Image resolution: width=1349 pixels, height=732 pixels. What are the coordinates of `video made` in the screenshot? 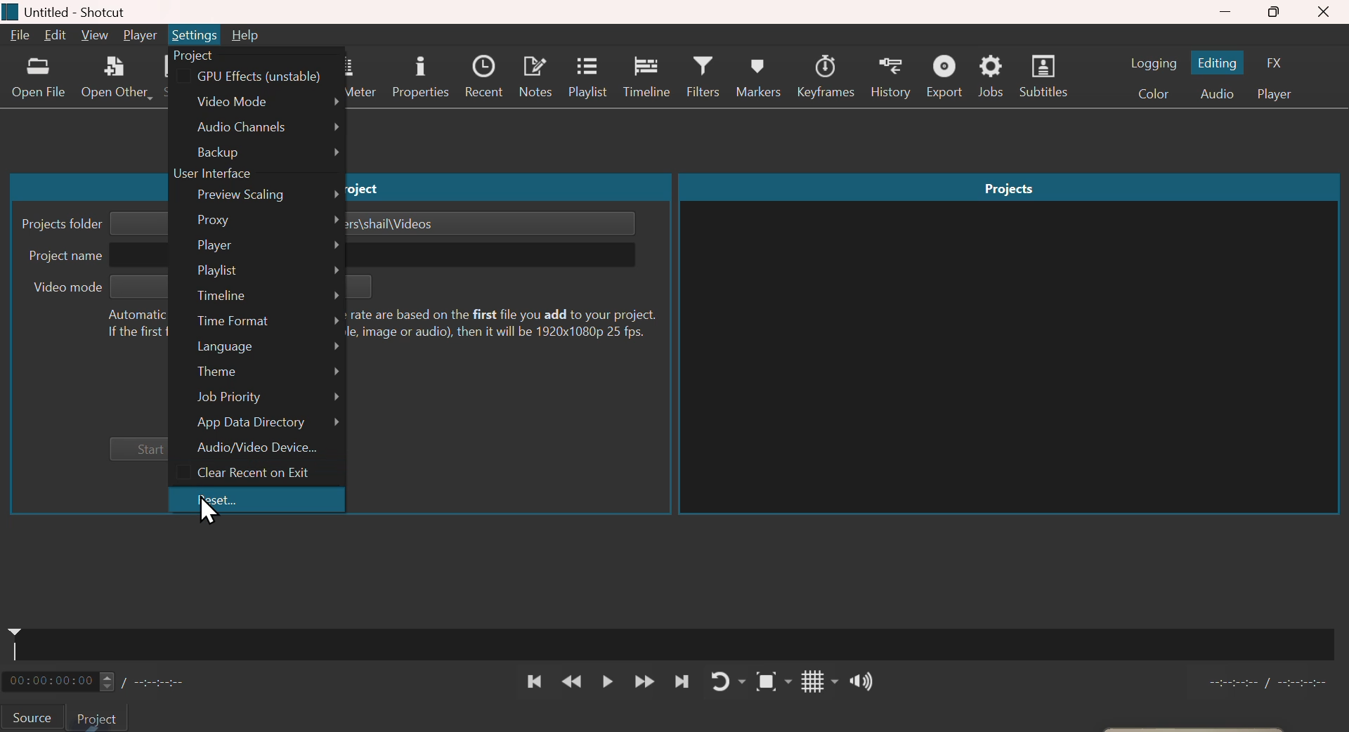 It's located at (63, 288).